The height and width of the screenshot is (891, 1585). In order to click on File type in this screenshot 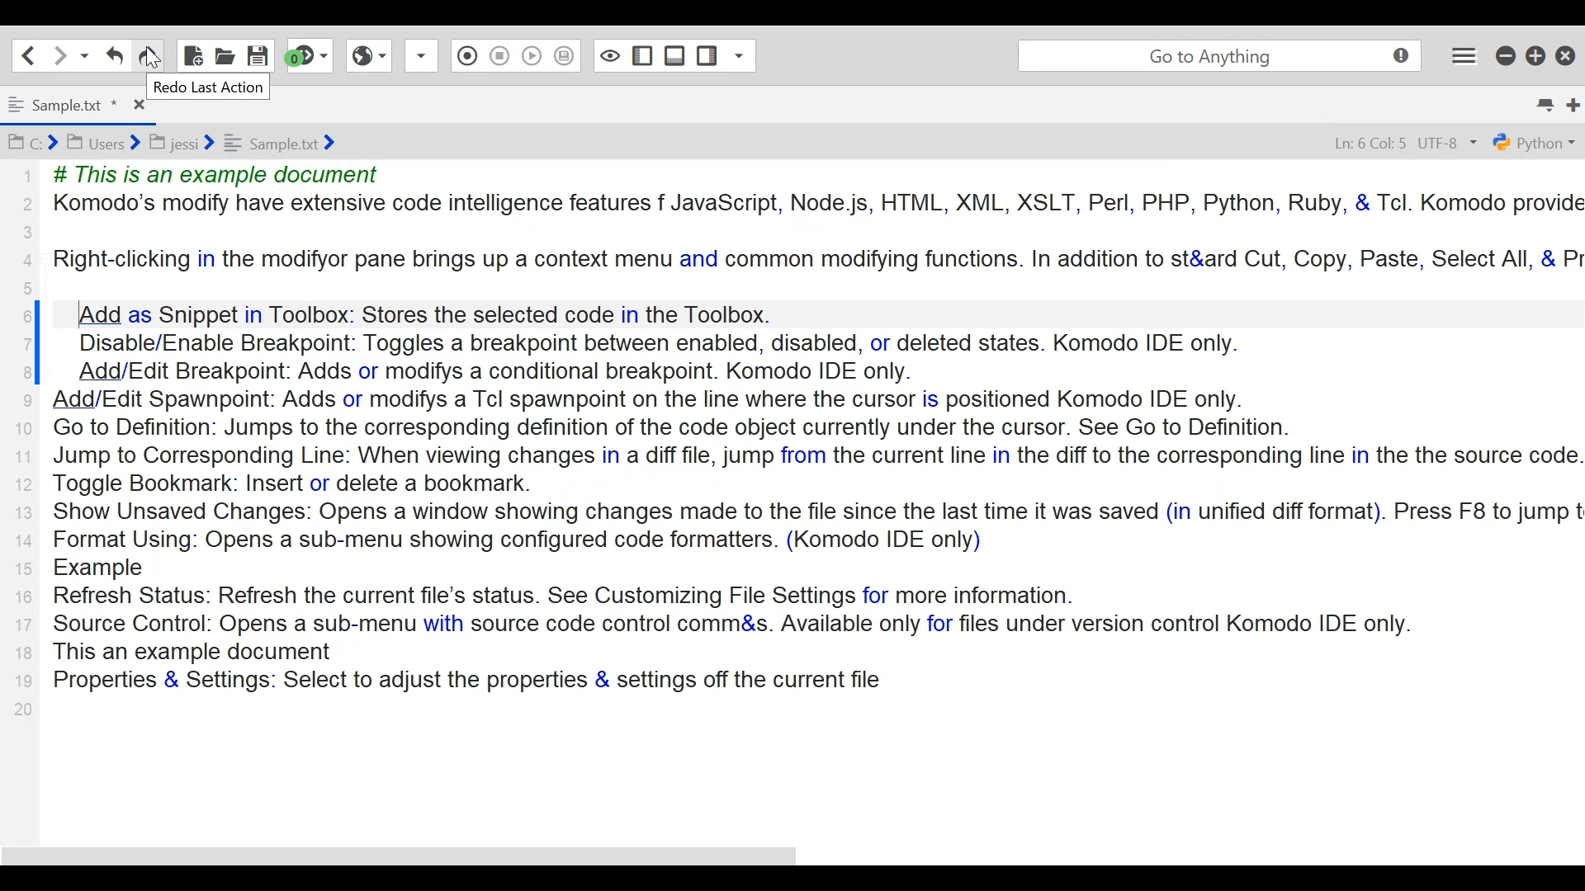, I will do `click(1536, 142)`.